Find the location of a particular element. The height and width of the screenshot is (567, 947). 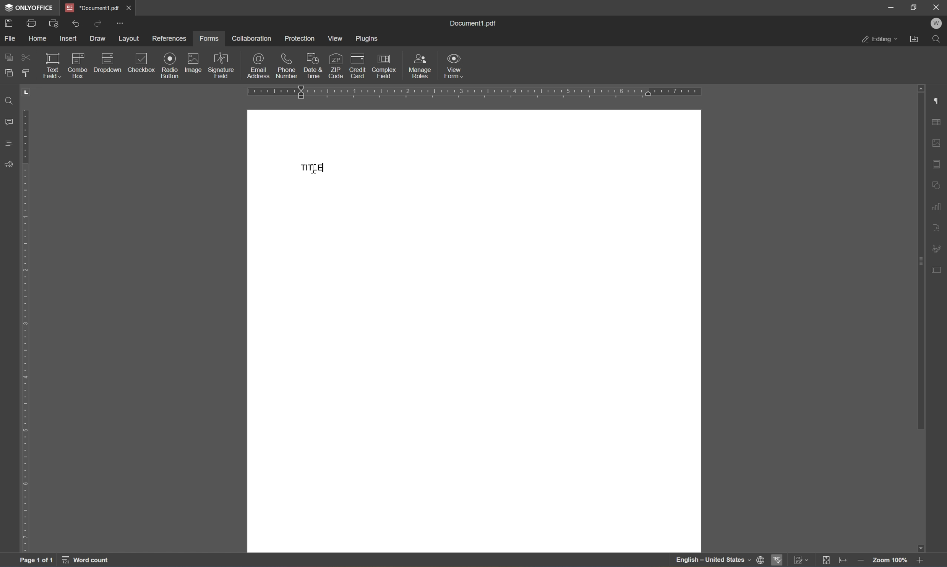

copy style is located at coordinates (26, 74).